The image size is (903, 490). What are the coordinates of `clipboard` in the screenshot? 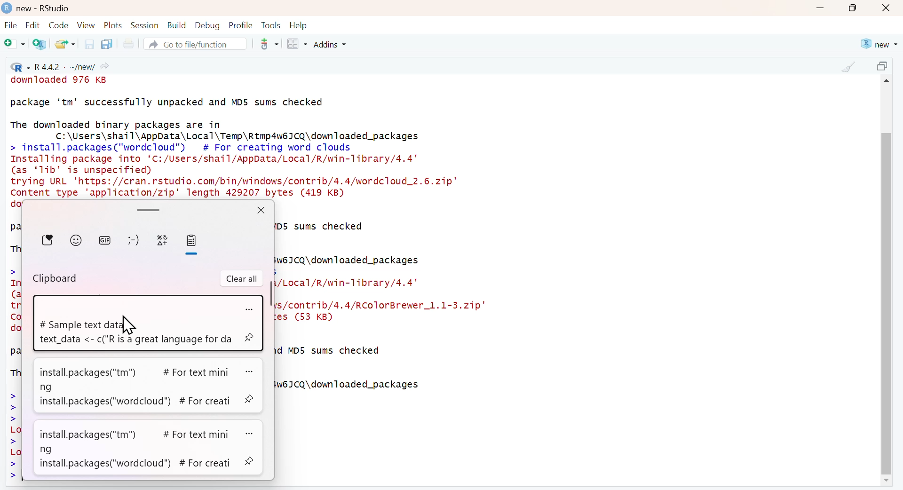 It's located at (193, 241).